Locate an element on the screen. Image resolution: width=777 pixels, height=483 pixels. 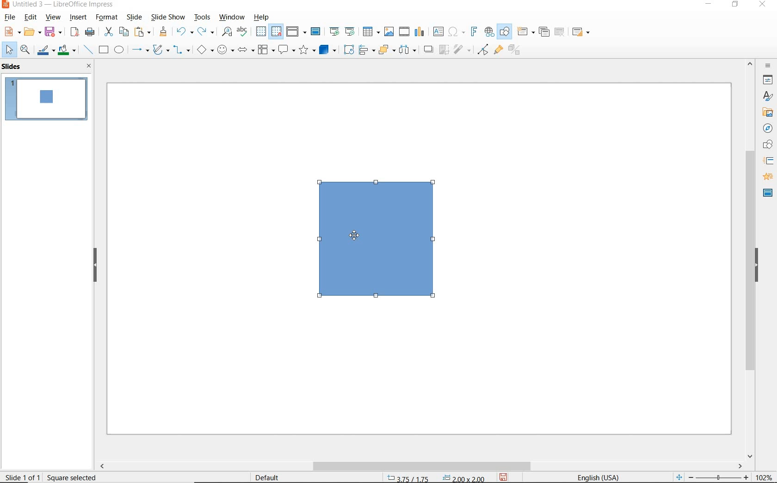
navigator is located at coordinates (766, 128).